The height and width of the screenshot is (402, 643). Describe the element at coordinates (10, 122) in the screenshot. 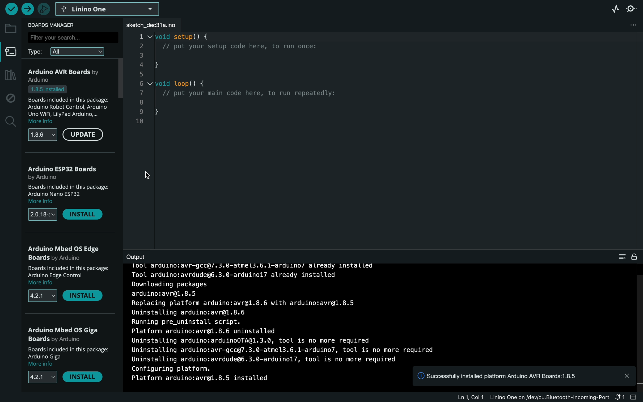

I see `search` at that location.